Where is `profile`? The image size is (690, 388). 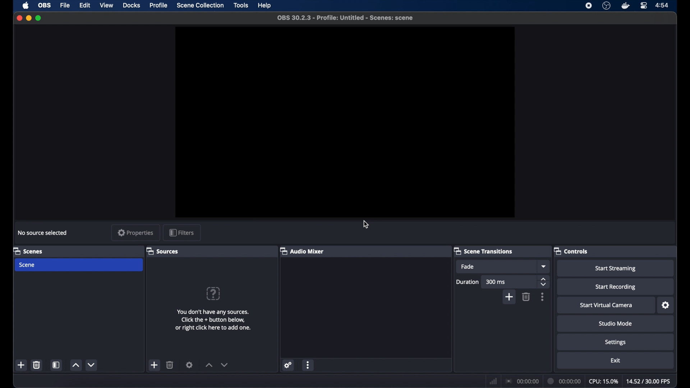
profile is located at coordinates (158, 6).